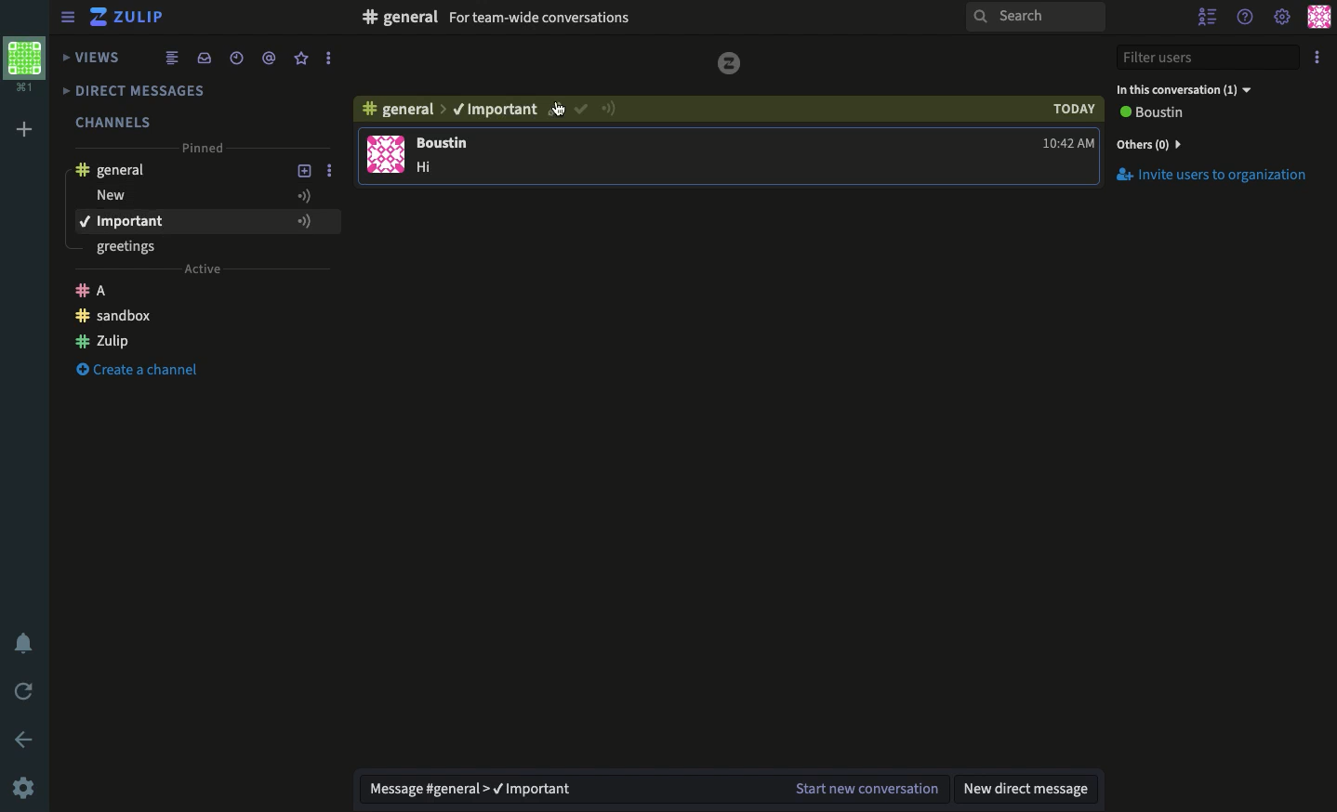 The width and height of the screenshot is (1337, 812). I want to click on greetings - topic, so click(135, 249).